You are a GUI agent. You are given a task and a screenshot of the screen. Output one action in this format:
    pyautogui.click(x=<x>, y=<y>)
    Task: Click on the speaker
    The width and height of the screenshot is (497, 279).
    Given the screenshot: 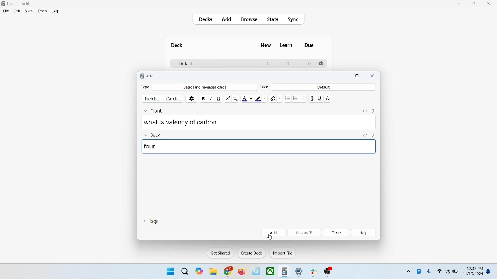 What is the action you would take?
    pyautogui.click(x=447, y=271)
    